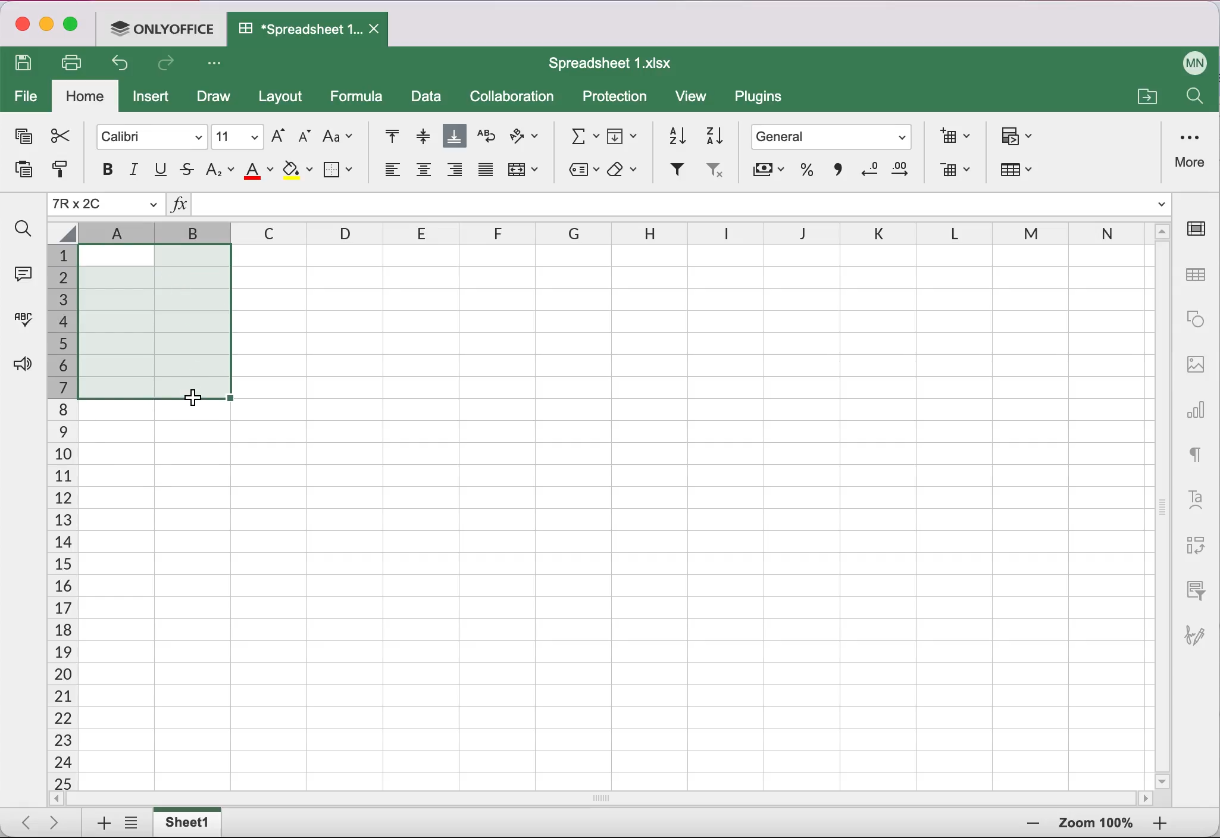  What do you see at coordinates (424, 174) in the screenshot?
I see `align center` at bounding box center [424, 174].